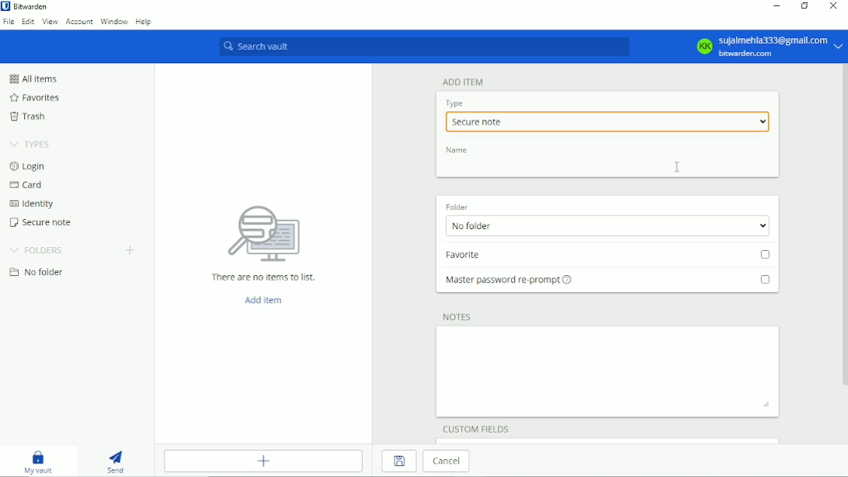 The image size is (848, 477). What do you see at coordinates (34, 98) in the screenshot?
I see `Favorites` at bounding box center [34, 98].